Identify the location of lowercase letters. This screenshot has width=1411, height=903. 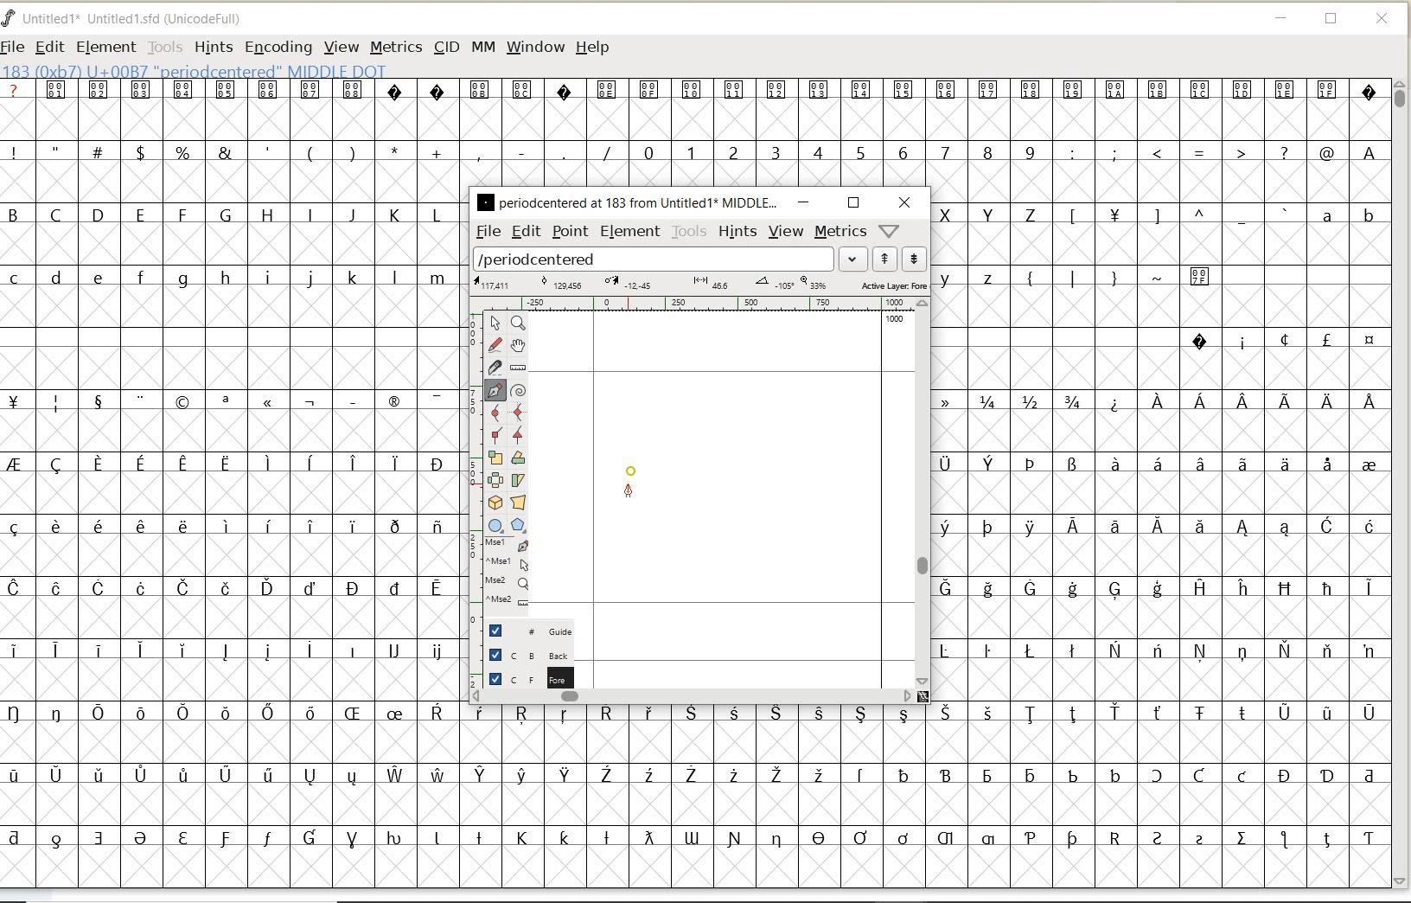
(977, 277).